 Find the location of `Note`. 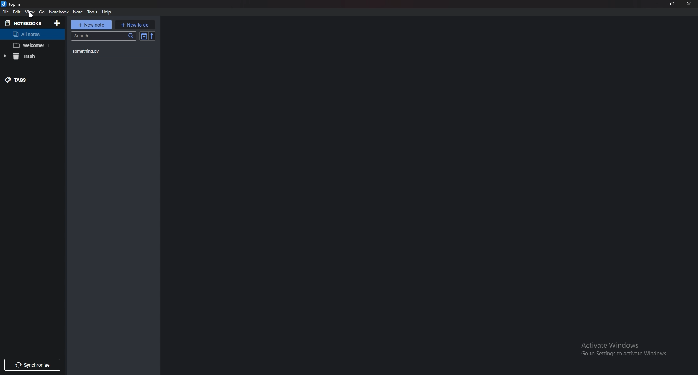

Note is located at coordinates (78, 12).